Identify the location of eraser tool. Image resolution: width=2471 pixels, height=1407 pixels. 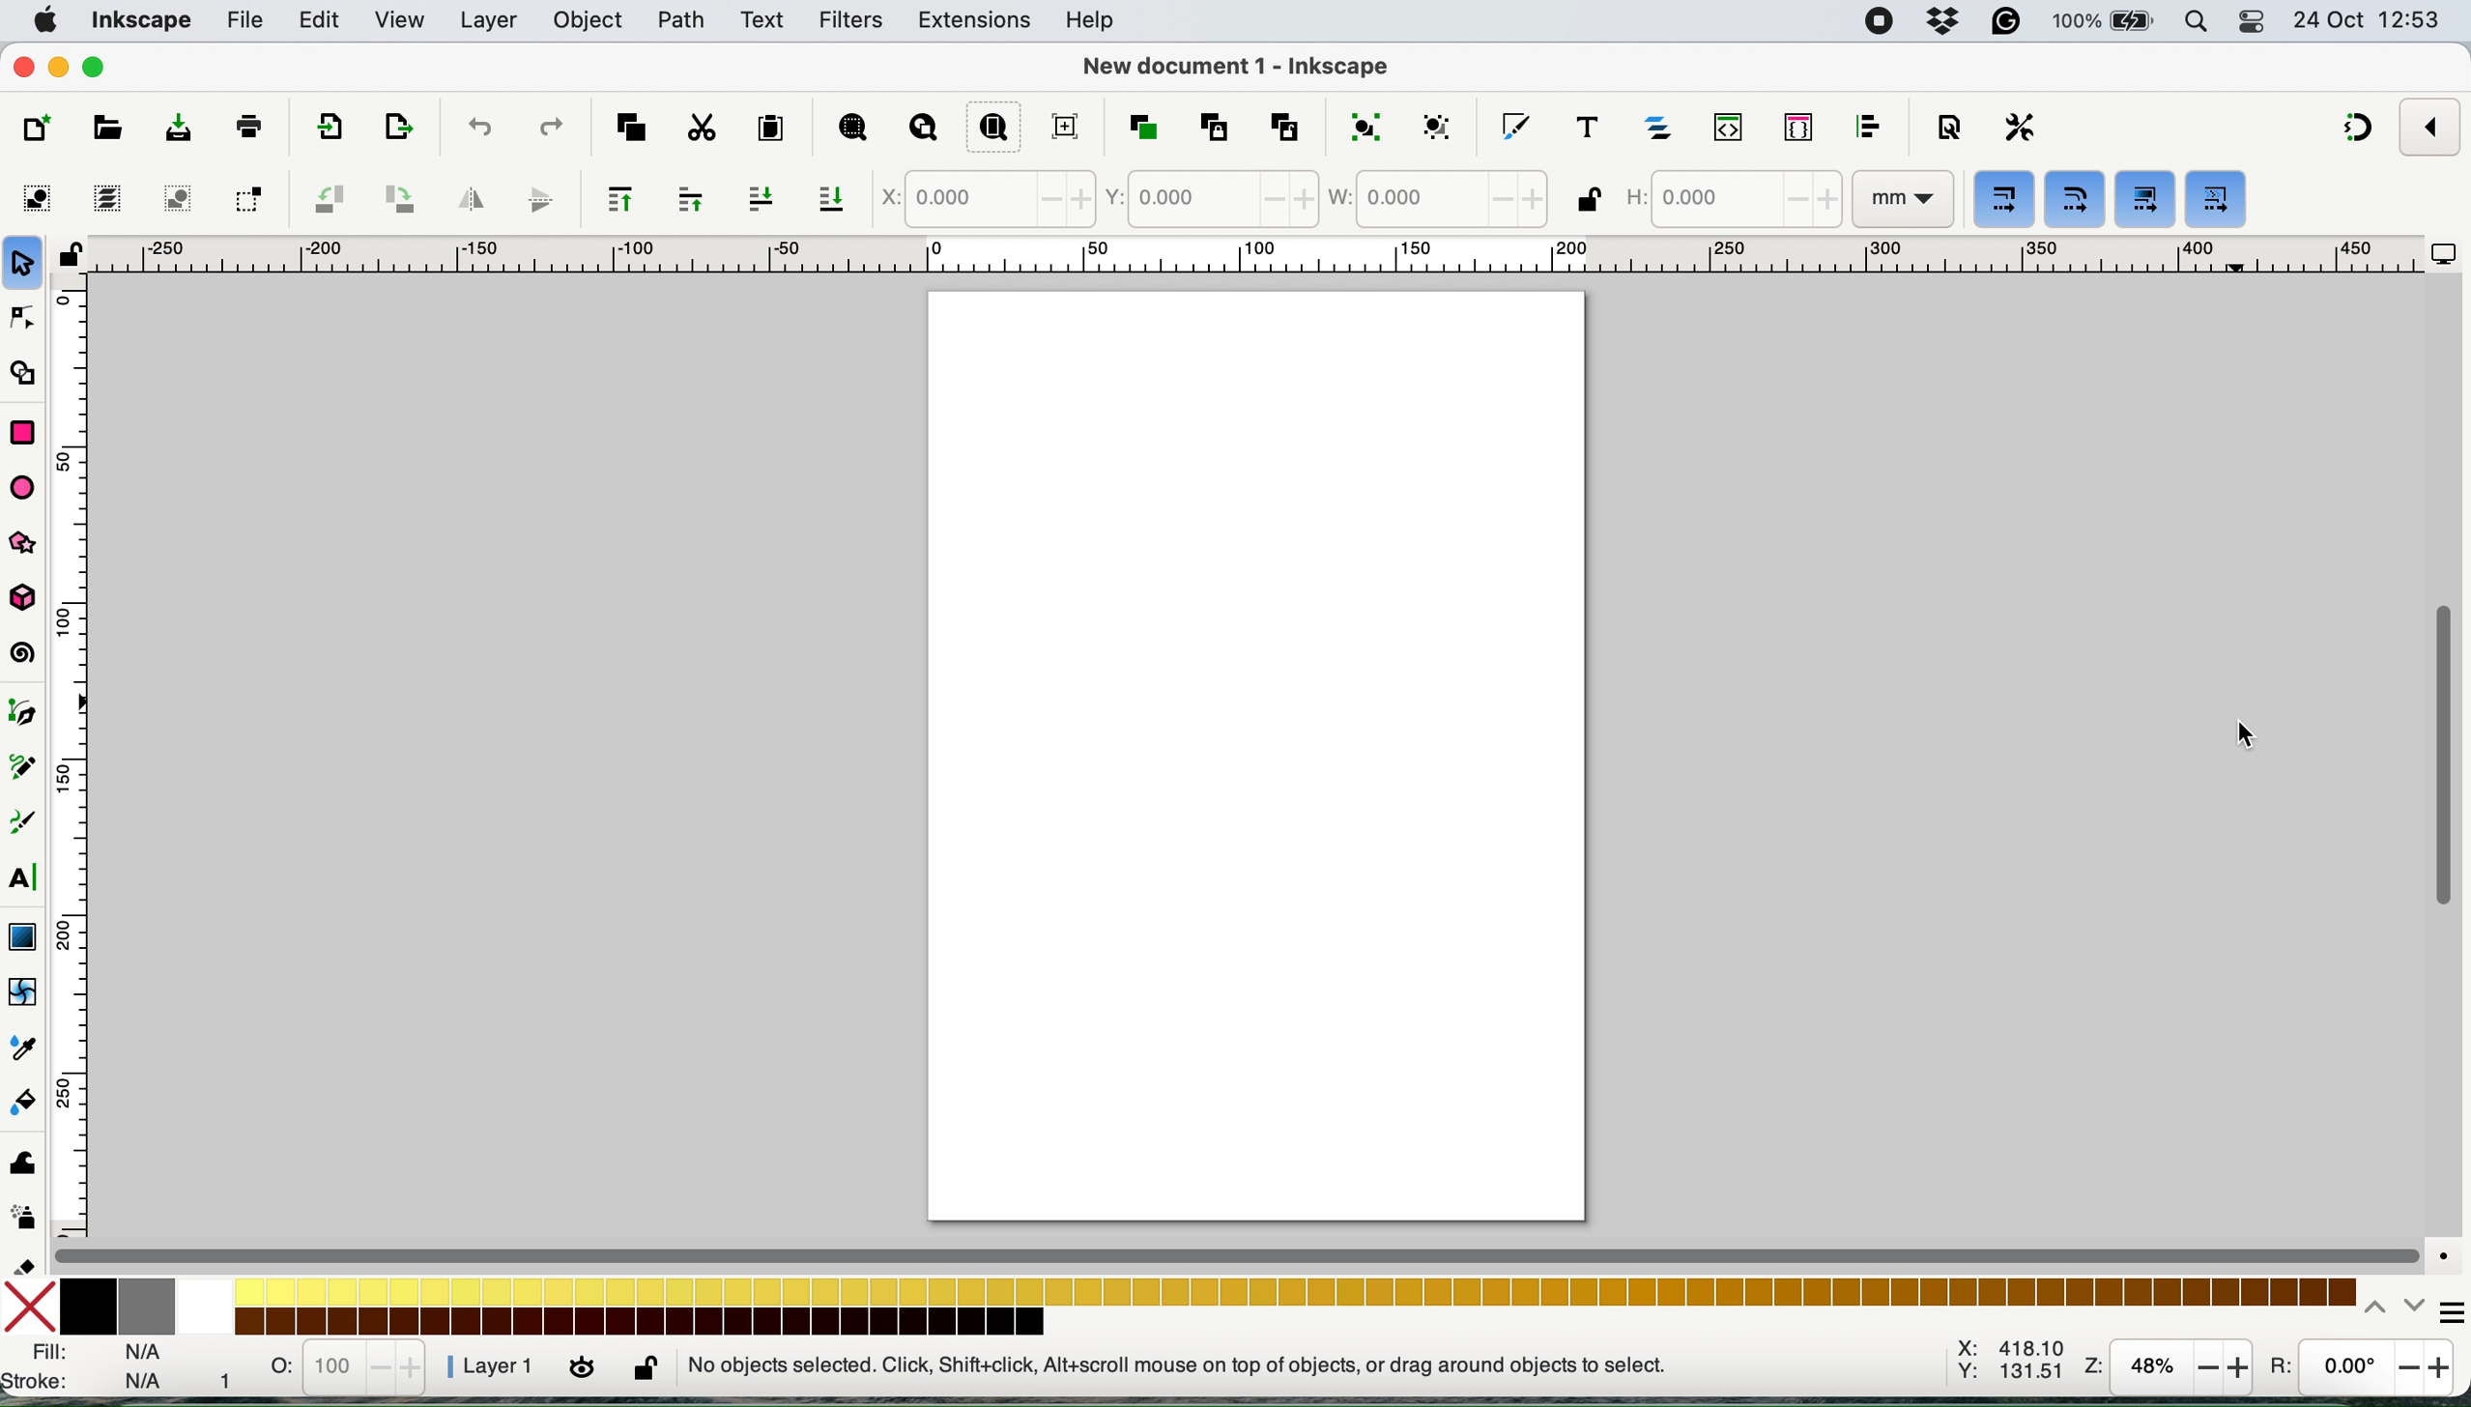
(25, 1259).